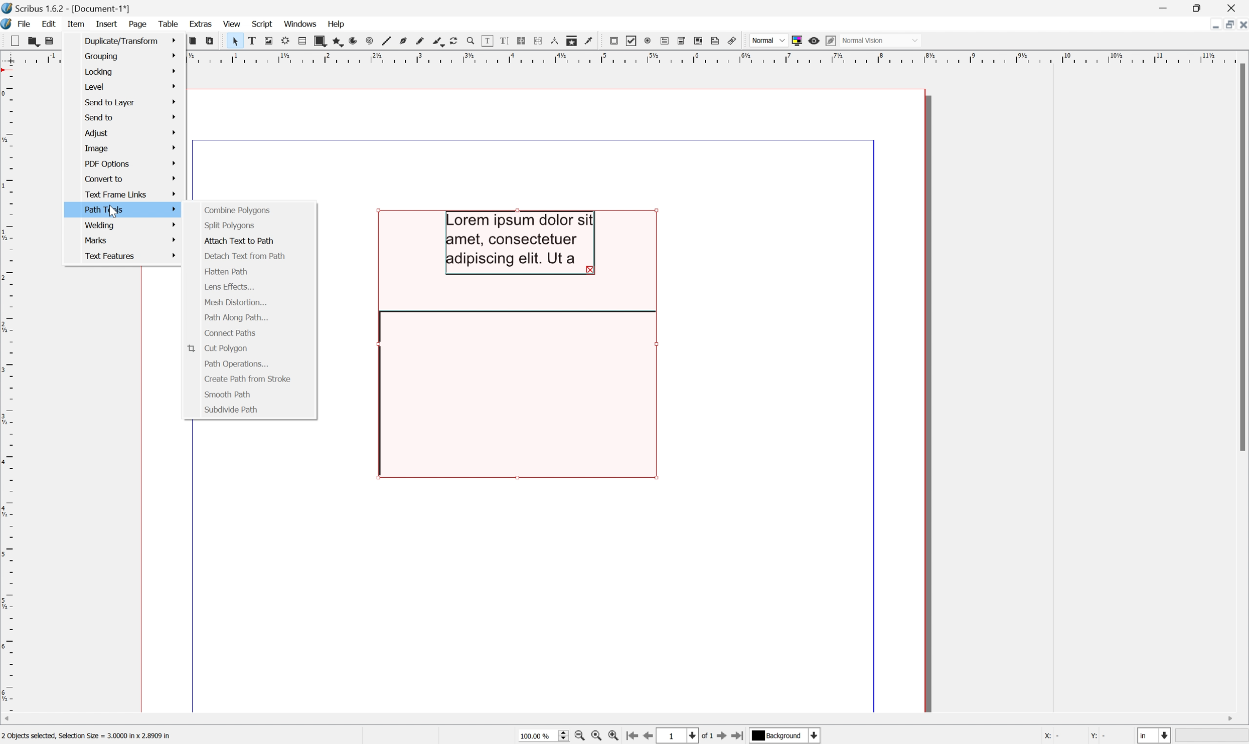 Image resolution: width=1249 pixels, height=744 pixels. I want to click on Eye dropper, so click(590, 41).